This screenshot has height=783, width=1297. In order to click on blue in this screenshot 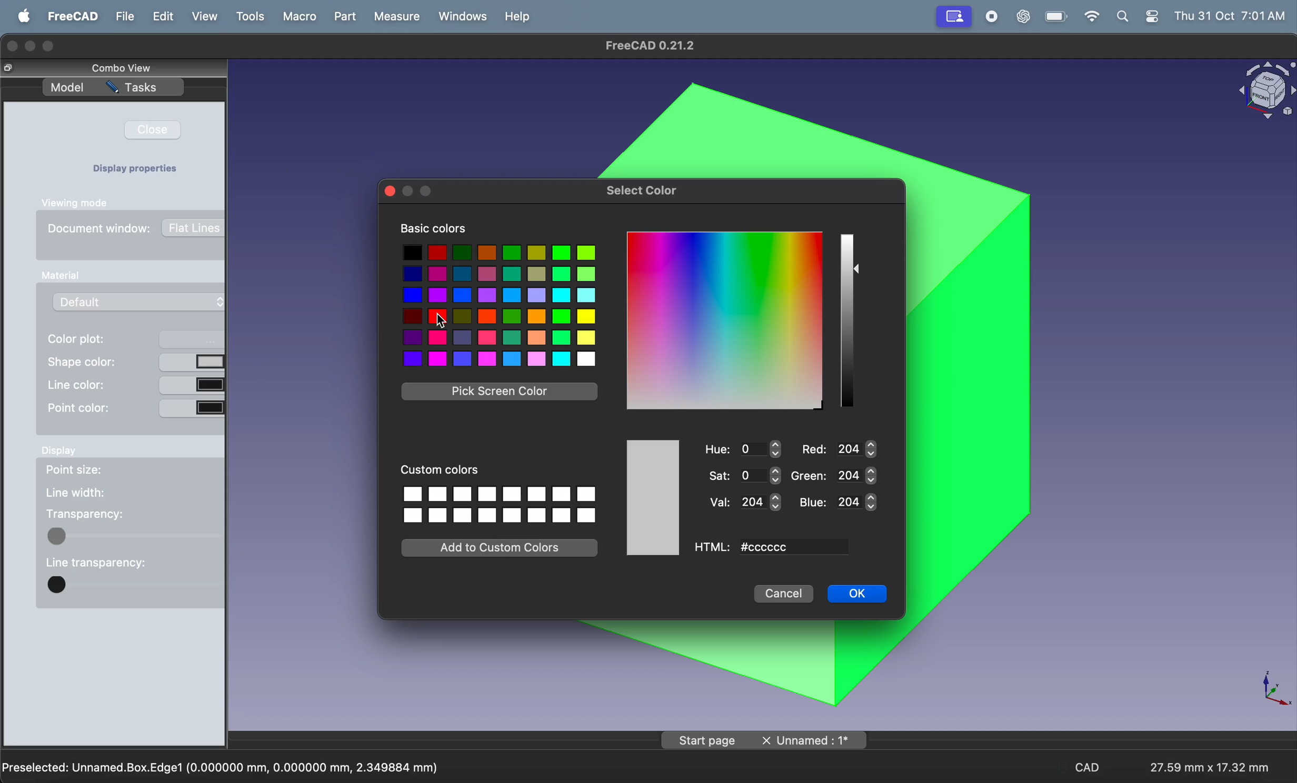, I will do `click(835, 503)`.